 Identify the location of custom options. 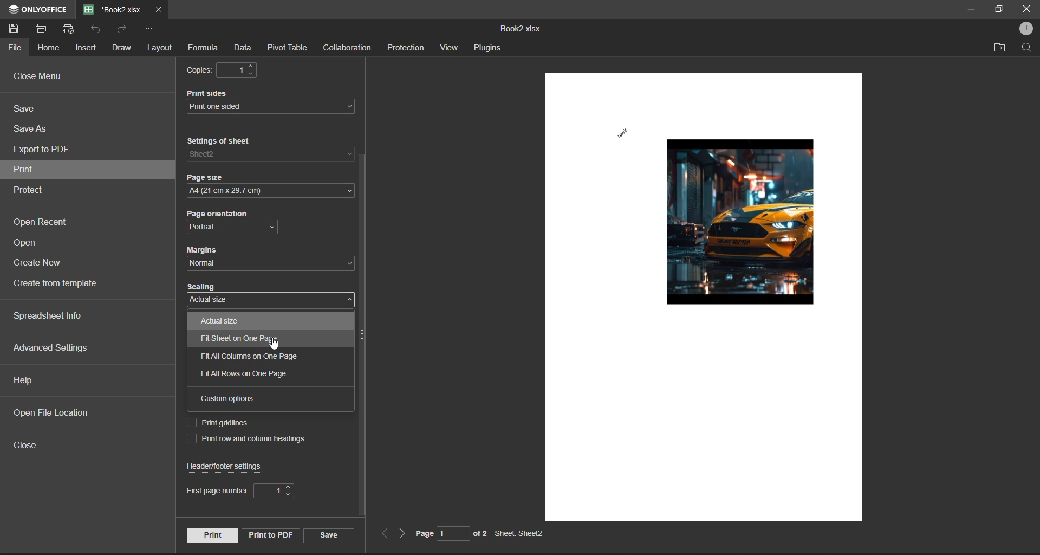
(226, 399).